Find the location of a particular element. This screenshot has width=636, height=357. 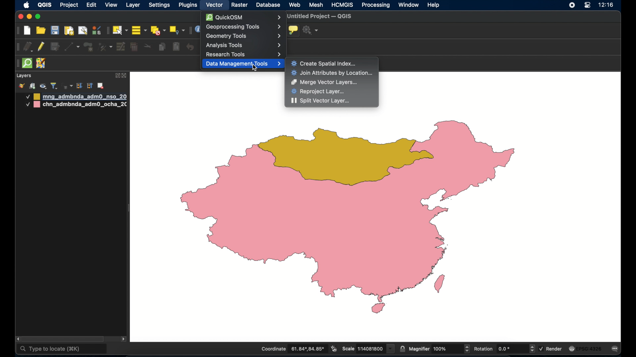

drag handle is located at coordinates (16, 64).